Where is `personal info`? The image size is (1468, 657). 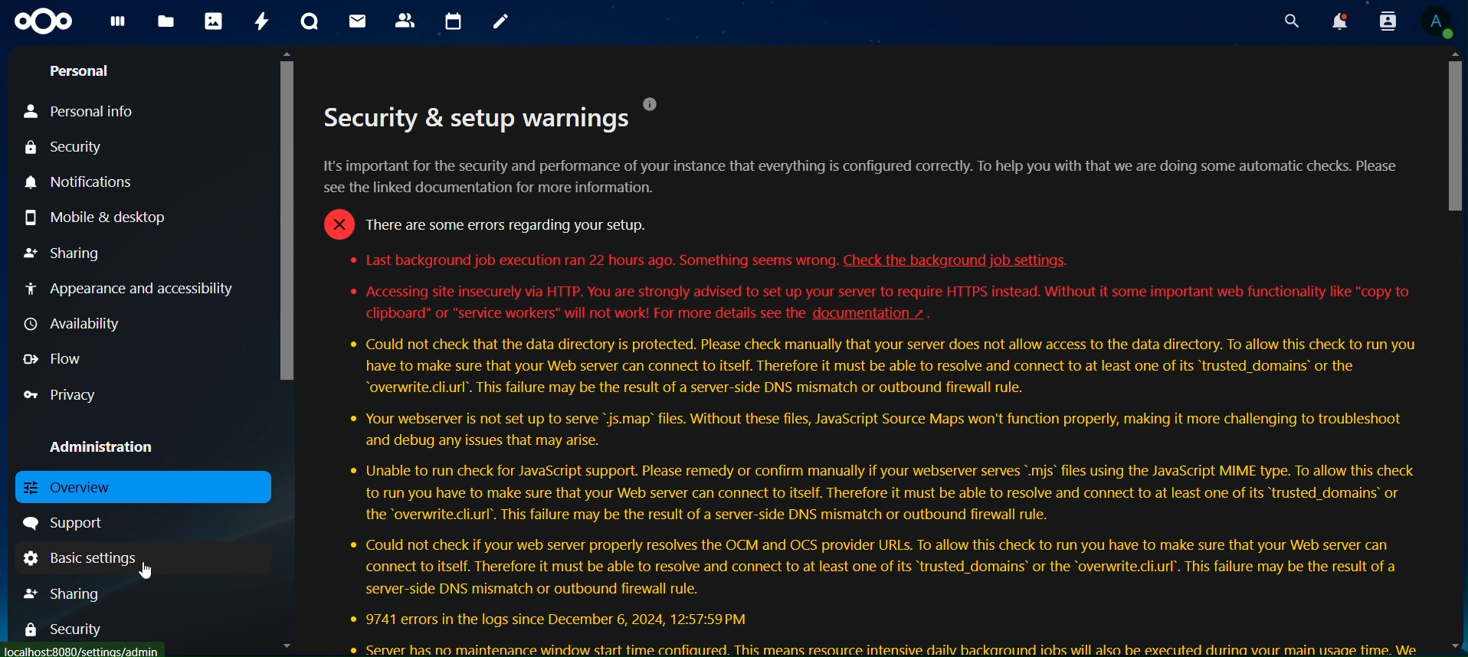
personal info is located at coordinates (100, 113).